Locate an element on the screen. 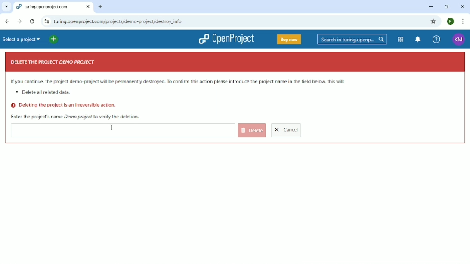 This screenshot has height=264, width=470. Cursor is located at coordinates (112, 128).